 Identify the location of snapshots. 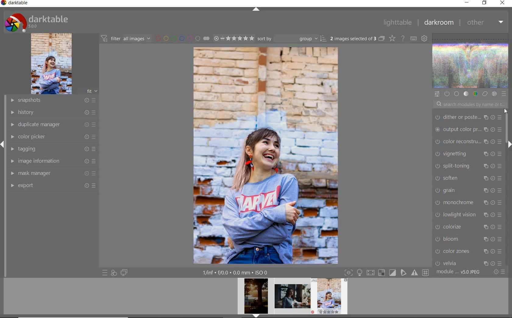
(52, 101).